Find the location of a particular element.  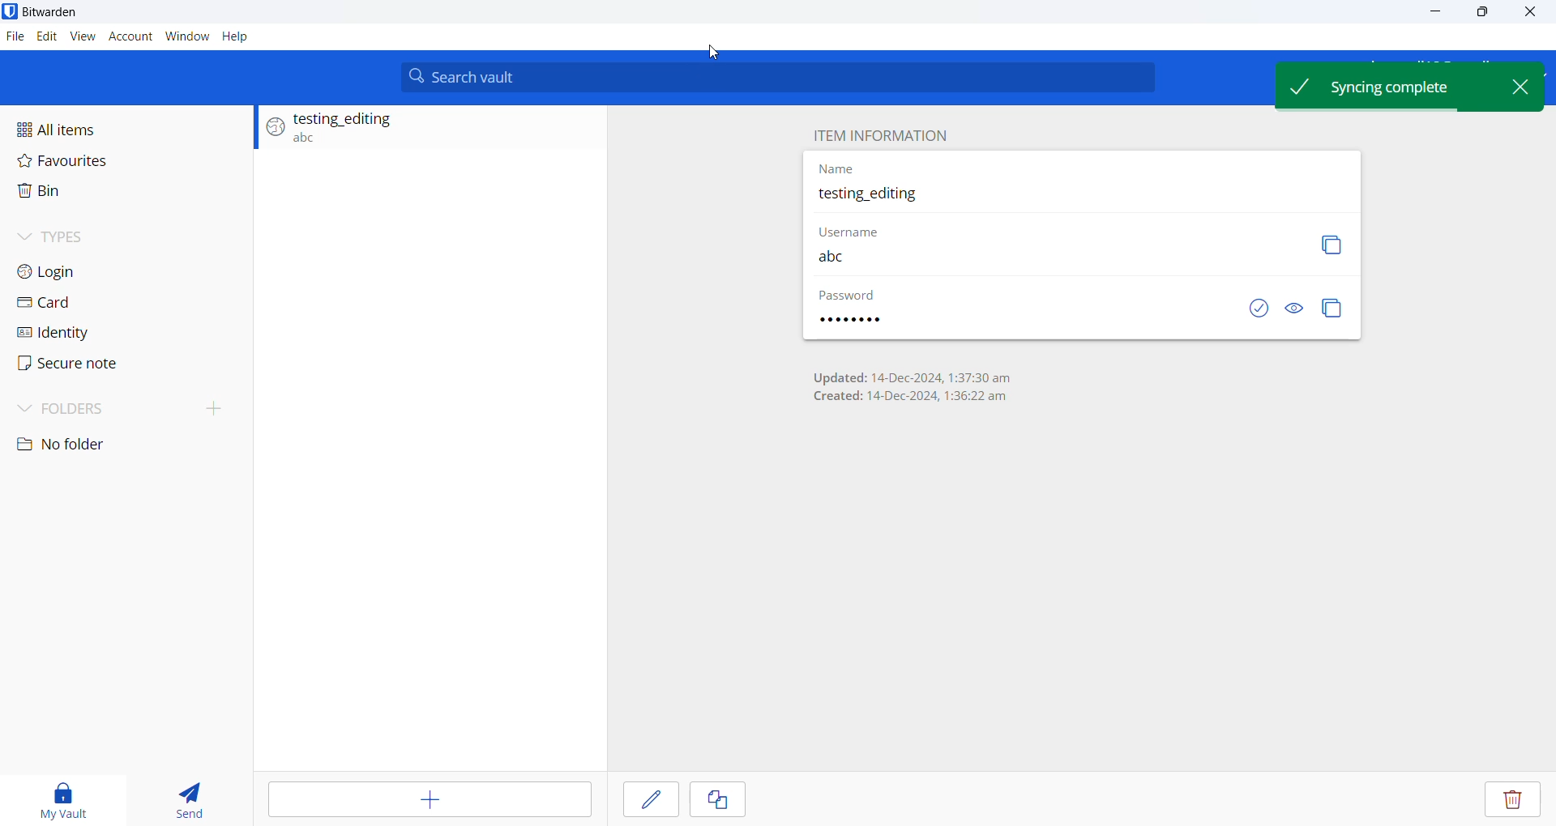

Delete is located at coordinates (1511, 801).